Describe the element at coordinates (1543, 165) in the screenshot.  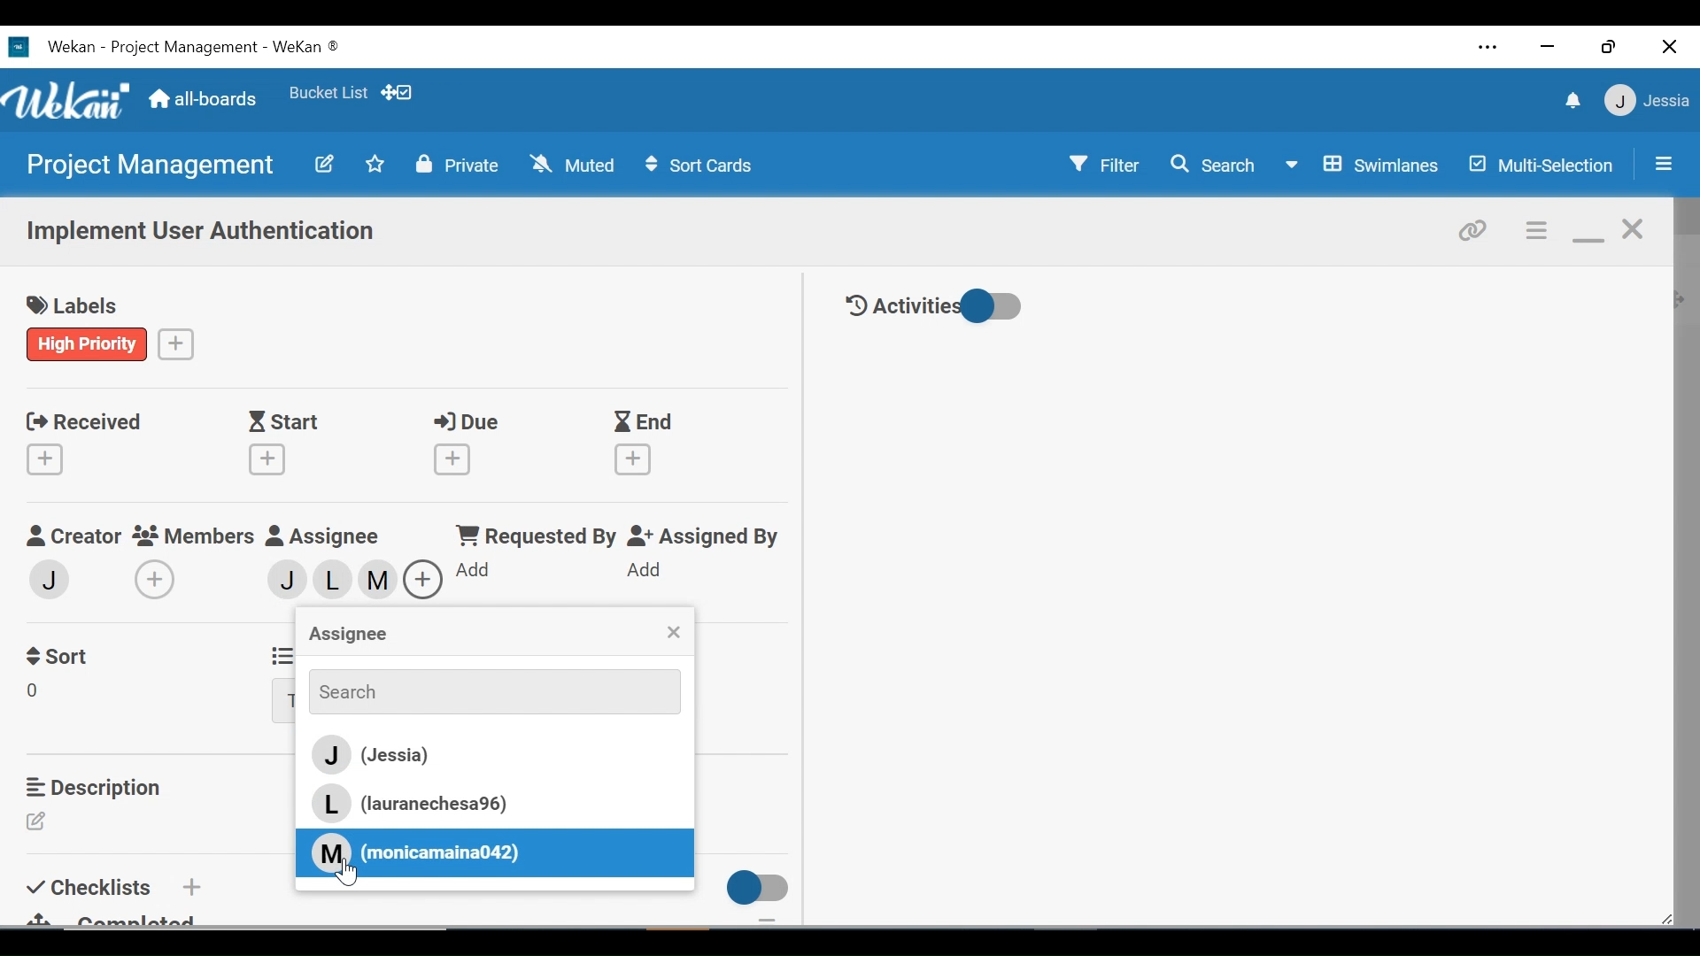
I see `Multi-selection` at that location.